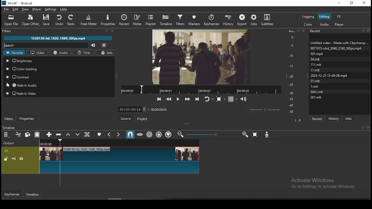 The width and height of the screenshot is (372, 209). What do you see at coordinates (309, 16) in the screenshot?
I see `logging` at bounding box center [309, 16].